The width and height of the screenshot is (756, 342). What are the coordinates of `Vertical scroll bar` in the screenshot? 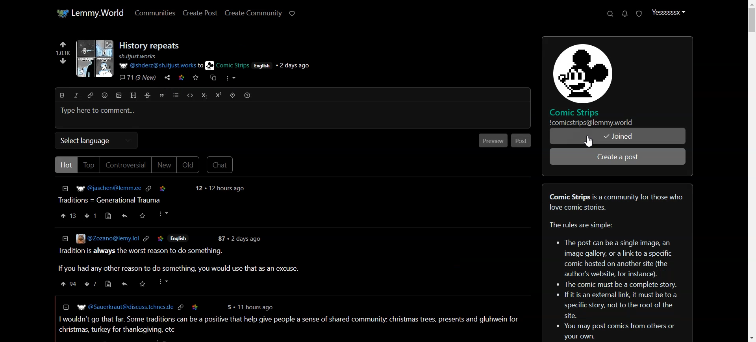 It's located at (751, 171).